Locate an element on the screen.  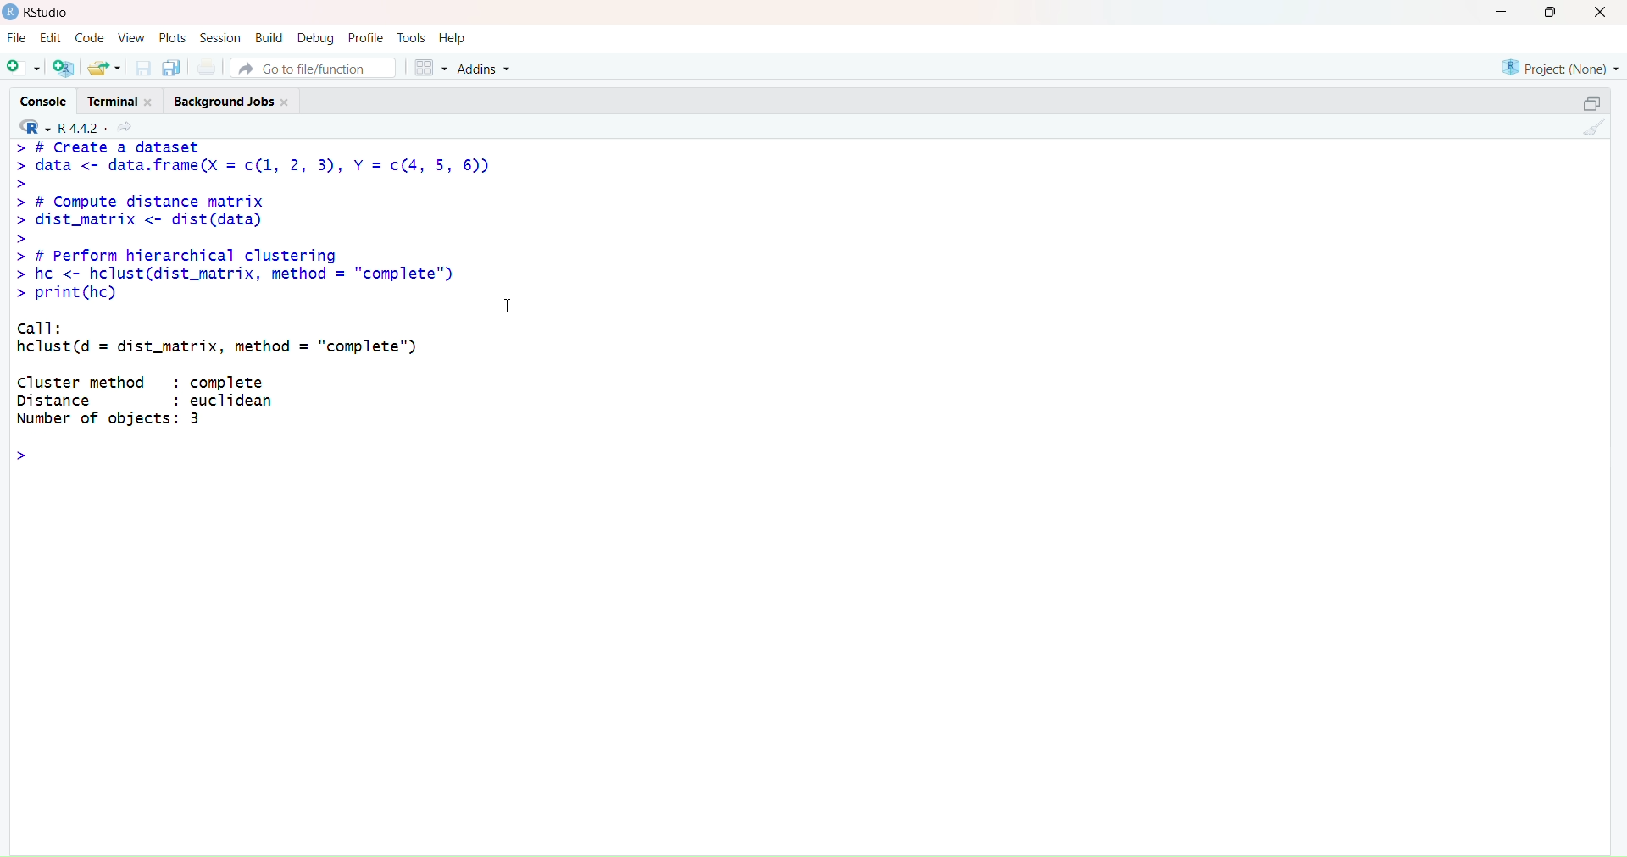
Maximize is located at coordinates (1587, 103).